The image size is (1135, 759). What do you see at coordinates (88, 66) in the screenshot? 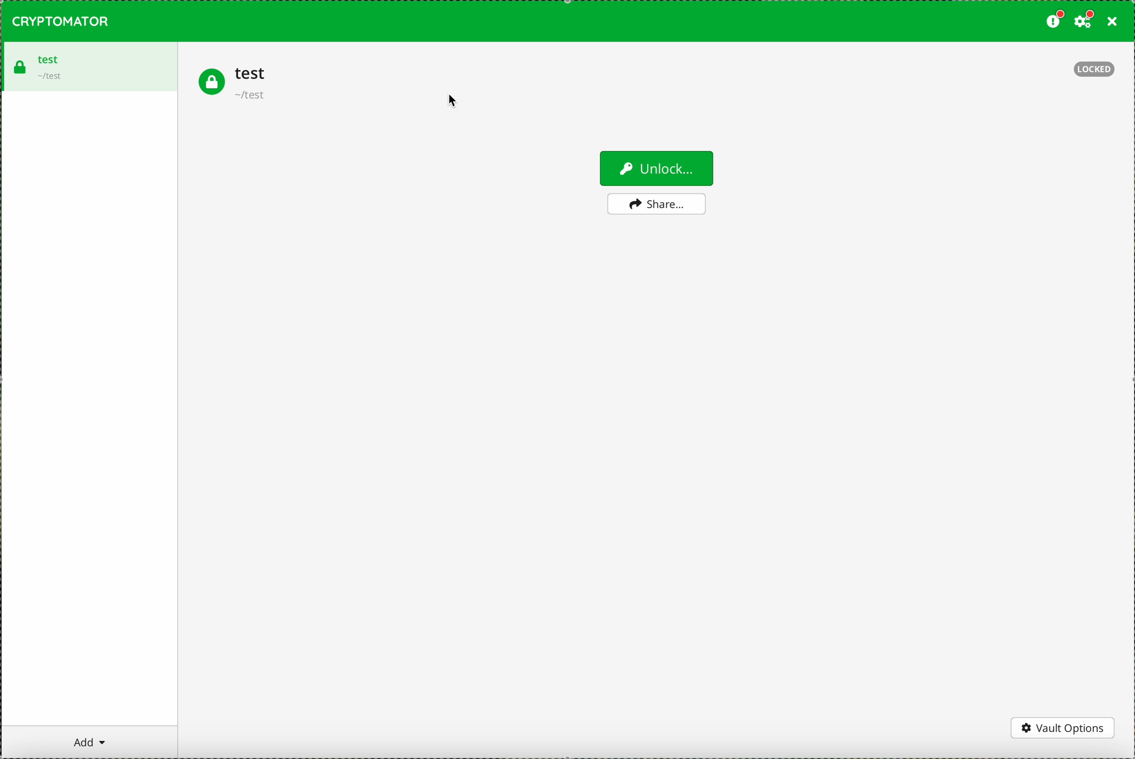
I see `test vault` at bounding box center [88, 66].